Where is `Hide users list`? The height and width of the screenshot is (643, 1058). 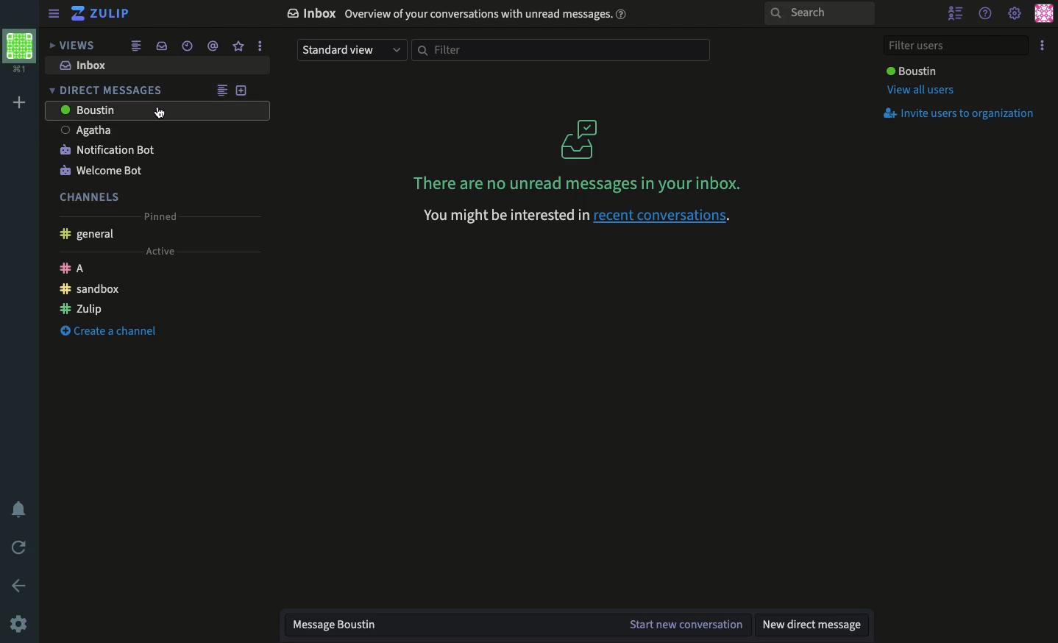
Hide users list is located at coordinates (956, 13).